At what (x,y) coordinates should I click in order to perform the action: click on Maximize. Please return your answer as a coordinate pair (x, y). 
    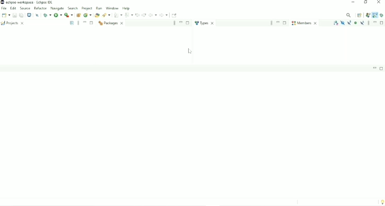
    Looking at the image, I should click on (382, 23).